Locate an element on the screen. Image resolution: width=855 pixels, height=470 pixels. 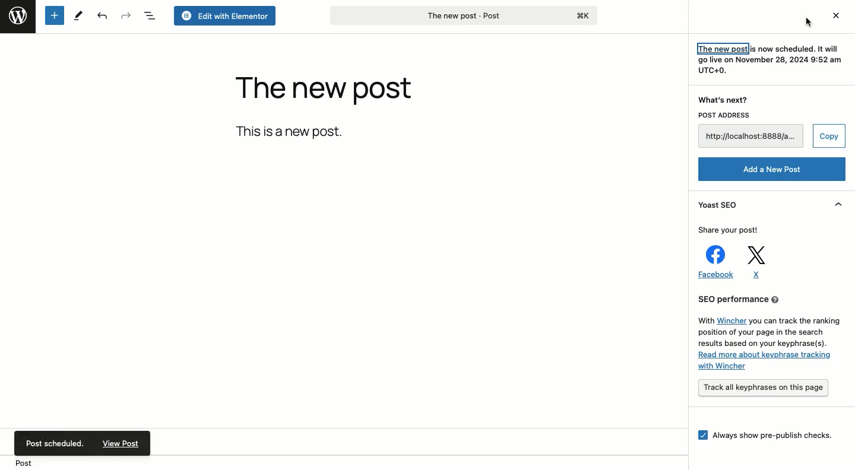
Cursor is located at coordinates (806, 23).